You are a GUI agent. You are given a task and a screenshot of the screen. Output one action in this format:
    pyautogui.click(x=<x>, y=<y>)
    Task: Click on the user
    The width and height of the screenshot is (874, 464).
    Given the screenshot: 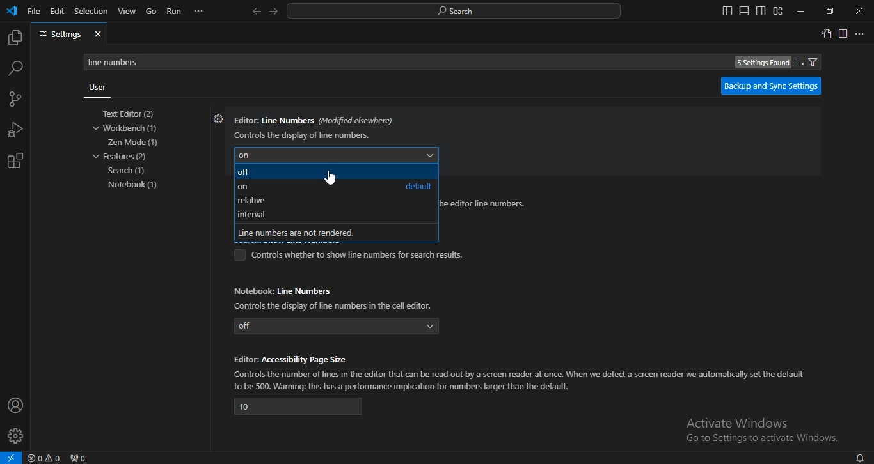 What is the action you would take?
    pyautogui.click(x=97, y=89)
    